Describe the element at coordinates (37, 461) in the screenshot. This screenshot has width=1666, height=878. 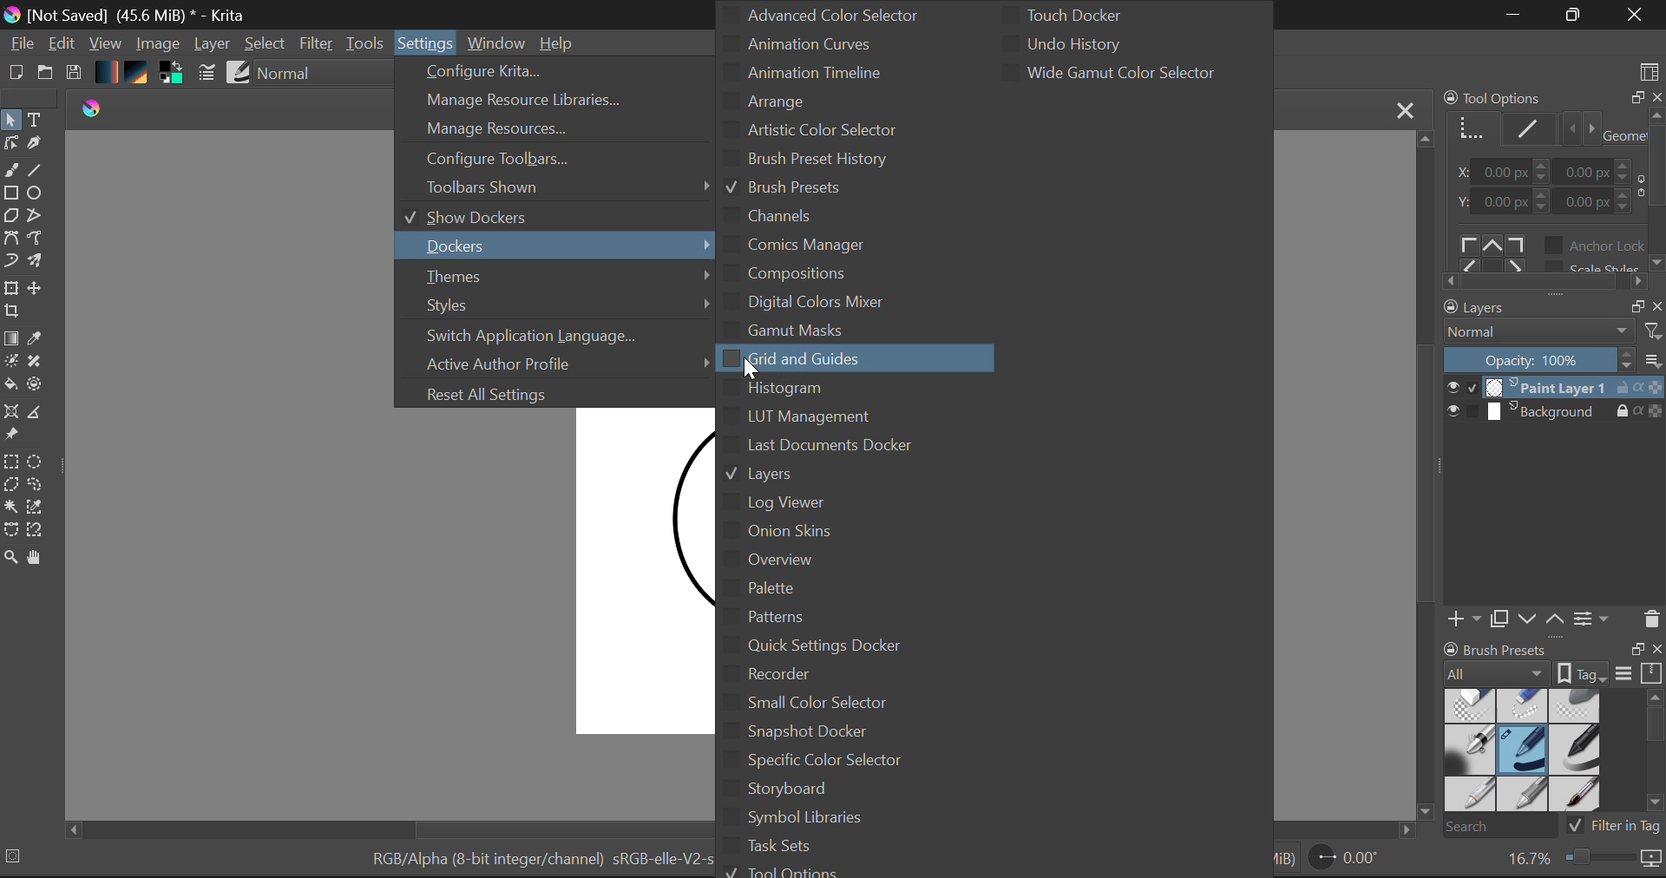
I see `Elipses Selection Tool` at that location.